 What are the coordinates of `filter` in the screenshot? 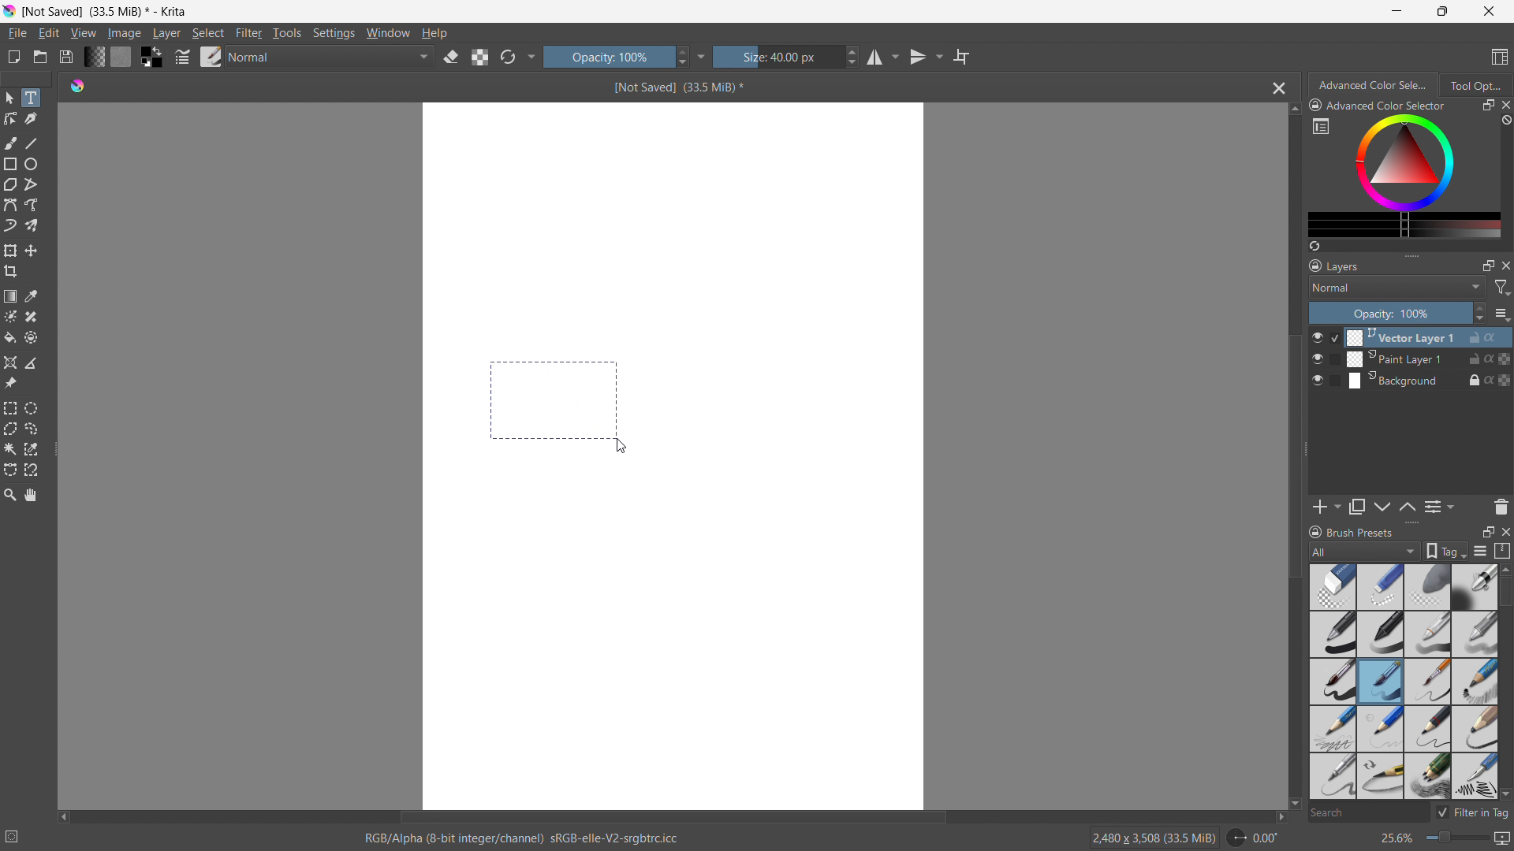 It's located at (1503, 288).